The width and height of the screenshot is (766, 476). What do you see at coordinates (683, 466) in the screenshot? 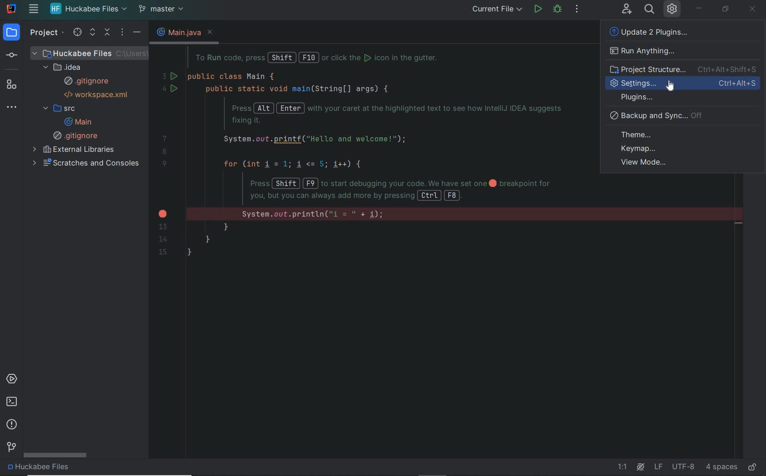
I see `file encoding` at bounding box center [683, 466].